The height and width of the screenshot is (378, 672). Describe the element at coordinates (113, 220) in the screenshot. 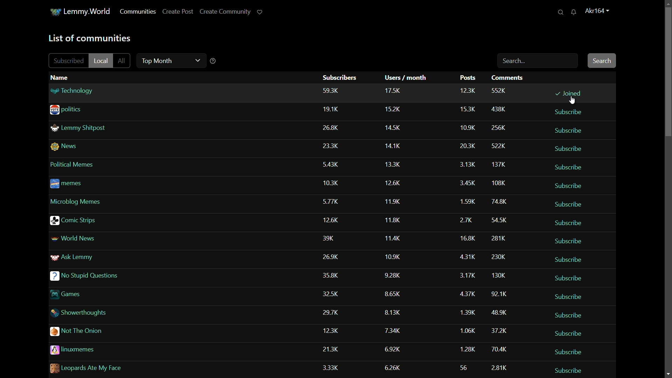

I see `communities name` at that location.